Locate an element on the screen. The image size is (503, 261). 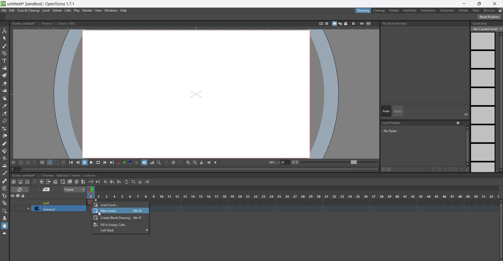
edit is located at coordinates (386, 169).